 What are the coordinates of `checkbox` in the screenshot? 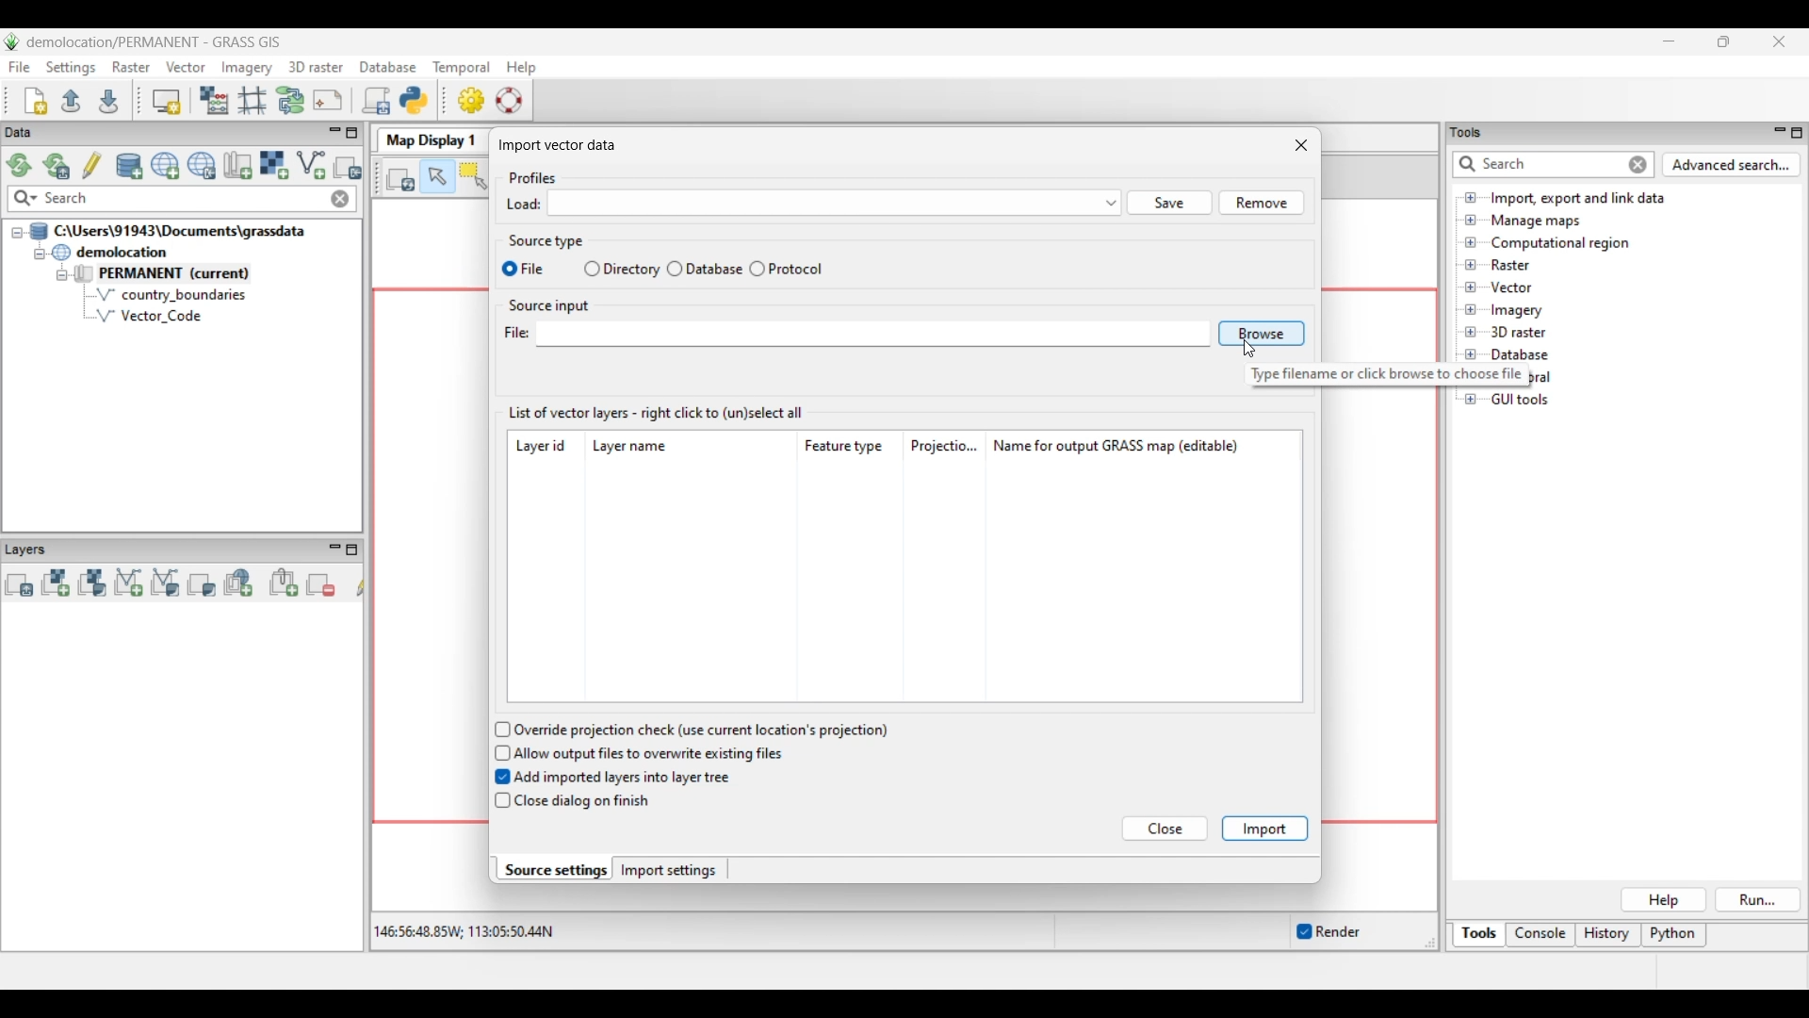 It's located at (498, 752).